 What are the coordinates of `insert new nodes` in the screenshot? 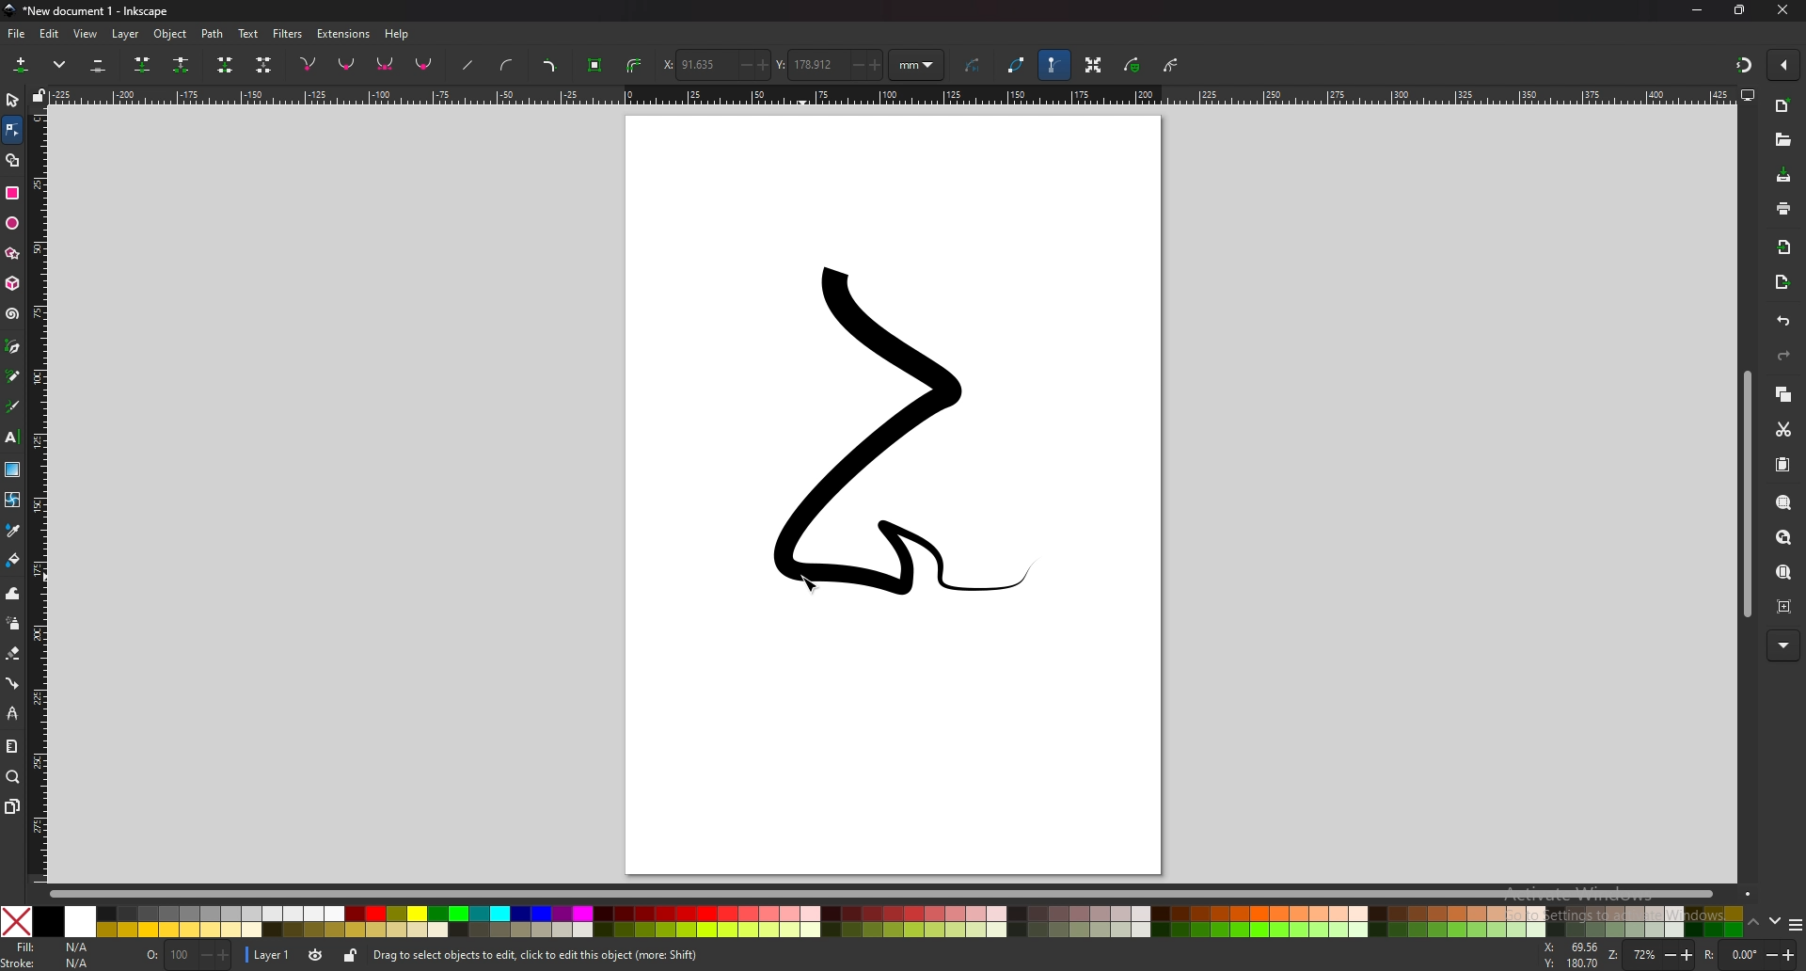 It's located at (22, 66).